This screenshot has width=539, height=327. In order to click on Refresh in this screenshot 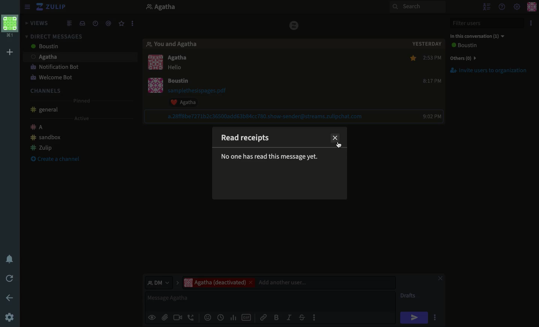, I will do `click(11, 278)`.